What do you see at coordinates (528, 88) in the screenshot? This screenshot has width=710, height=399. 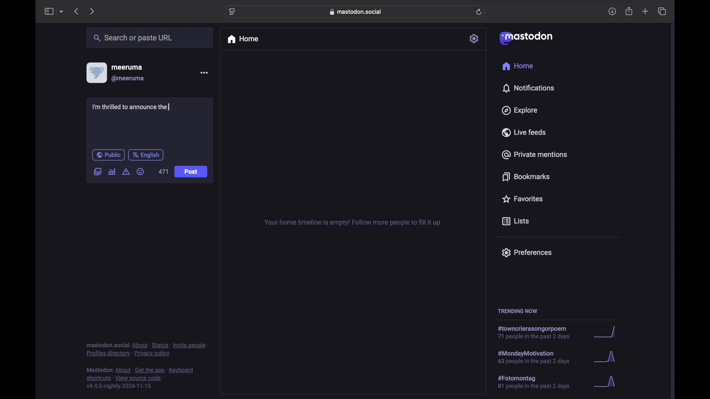 I see `notifications` at bounding box center [528, 88].